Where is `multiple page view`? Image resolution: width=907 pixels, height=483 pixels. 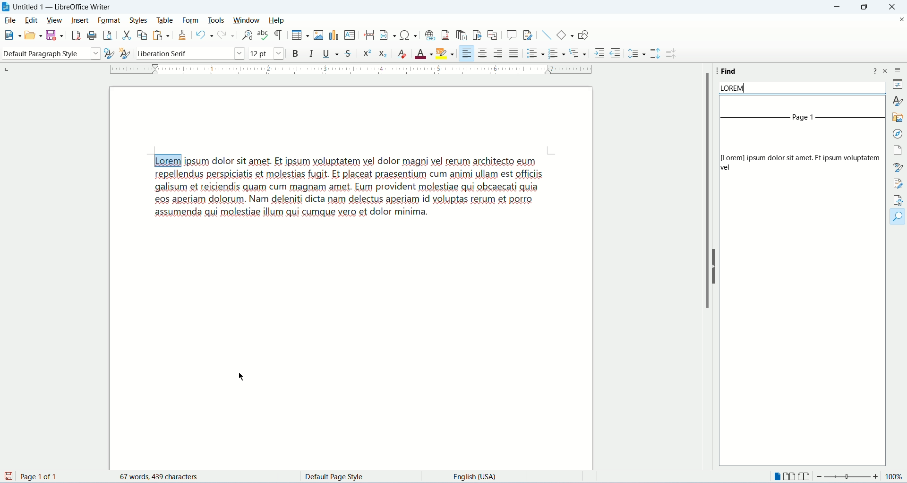 multiple page view is located at coordinates (789, 477).